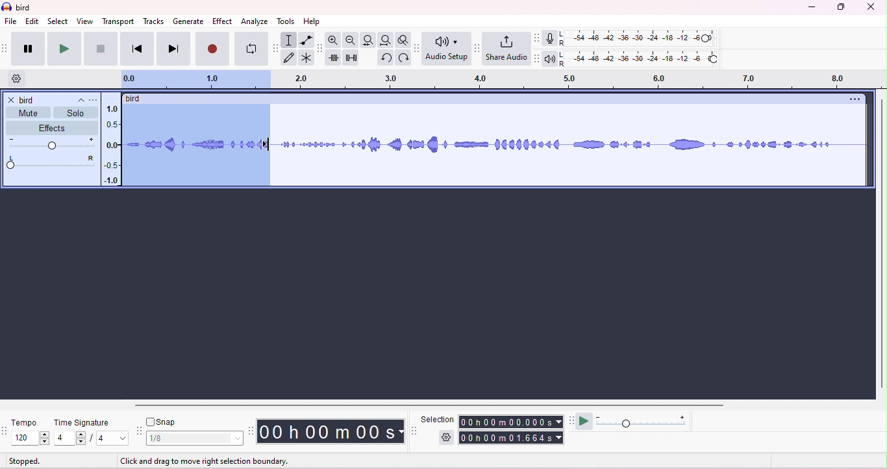 Image resolution: width=887 pixels, height=469 pixels. What do you see at coordinates (320, 49) in the screenshot?
I see `edit tool bar` at bounding box center [320, 49].